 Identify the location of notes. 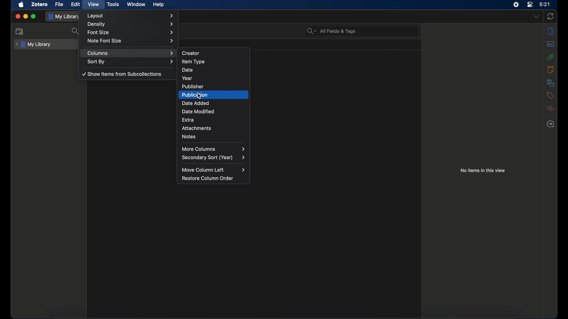
(551, 69).